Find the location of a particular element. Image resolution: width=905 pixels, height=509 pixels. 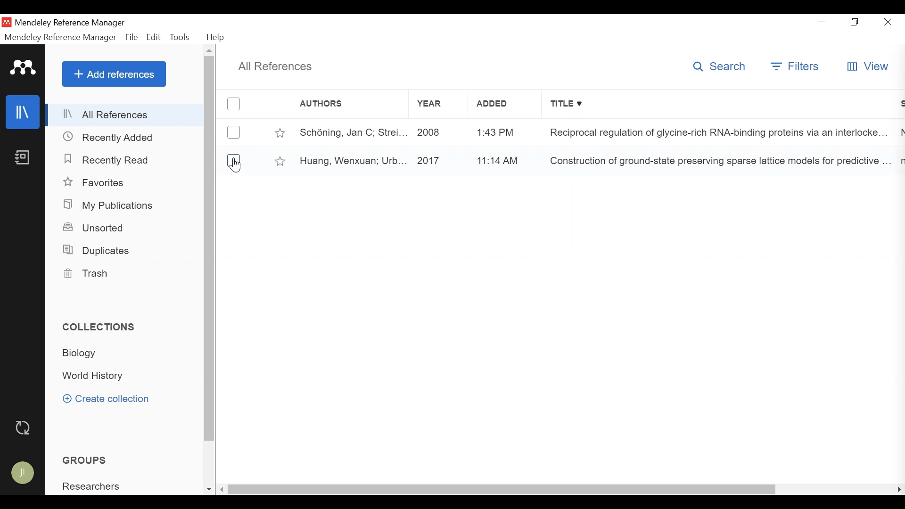

Avatar is located at coordinates (22, 472).